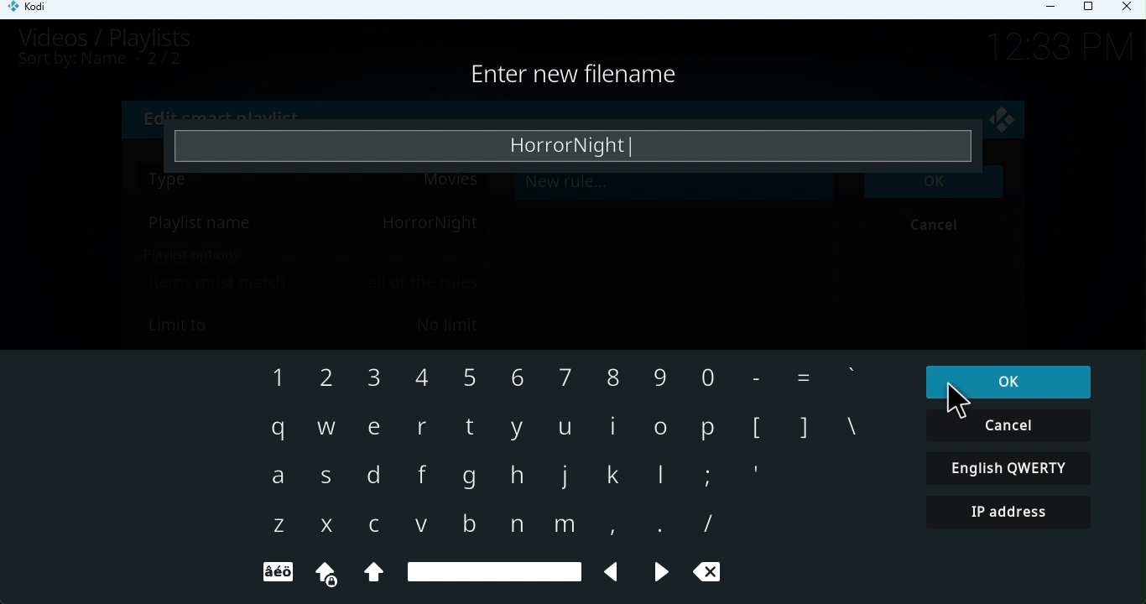 The width and height of the screenshot is (1146, 604). Describe the element at coordinates (34, 10) in the screenshot. I see `Kodi icon` at that location.